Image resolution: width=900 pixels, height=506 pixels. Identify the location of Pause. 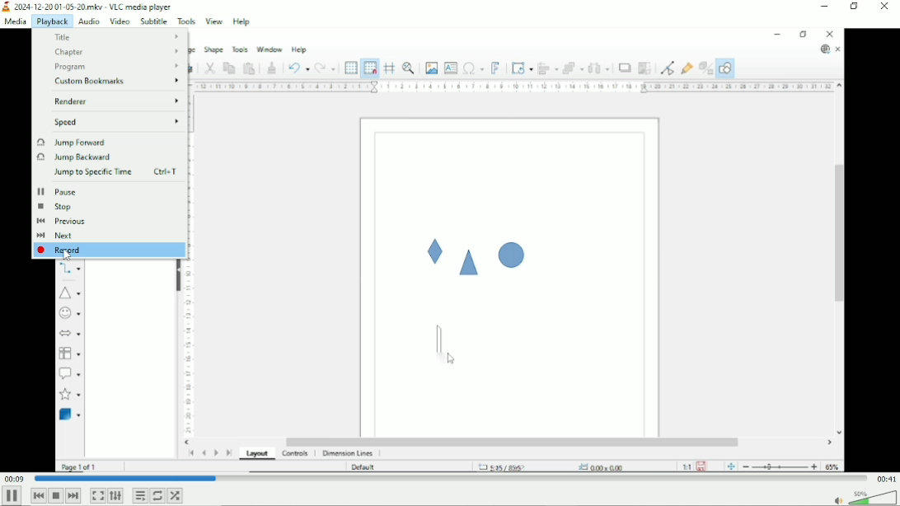
(105, 192).